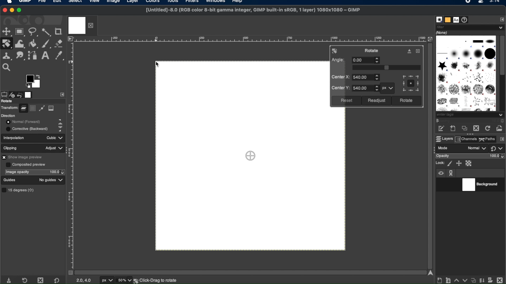  Describe the element at coordinates (335, 51) in the screenshot. I see `rotate` at that location.